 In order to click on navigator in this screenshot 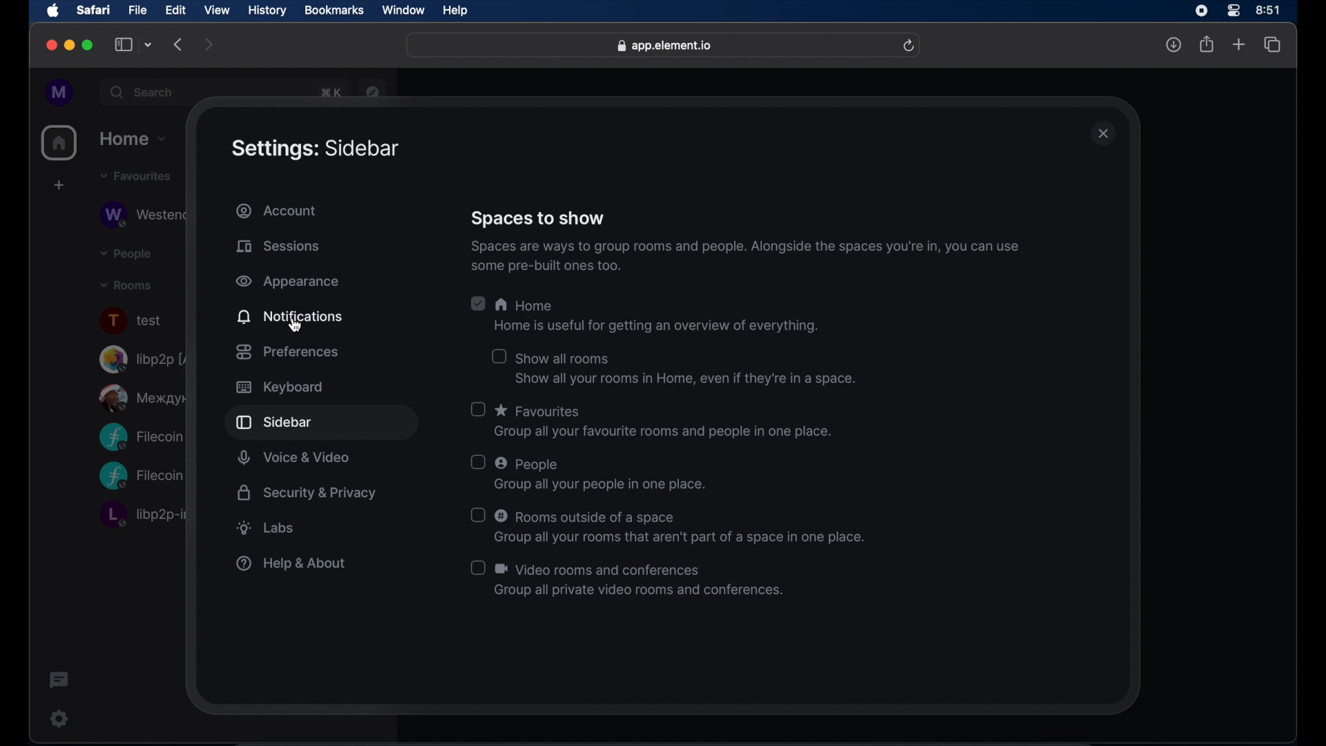, I will do `click(374, 90)`.